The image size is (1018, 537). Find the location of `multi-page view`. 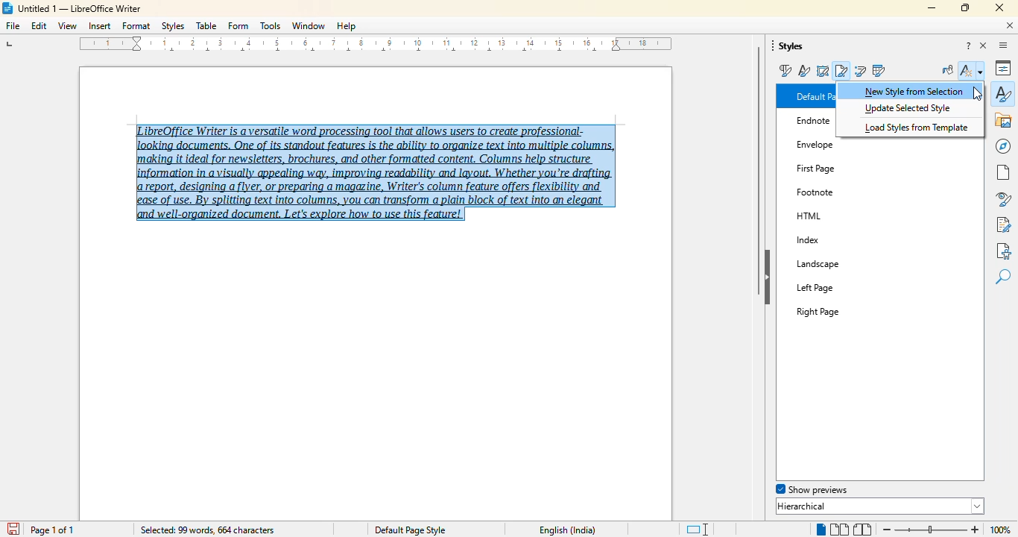

multi-page view is located at coordinates (838, 529).